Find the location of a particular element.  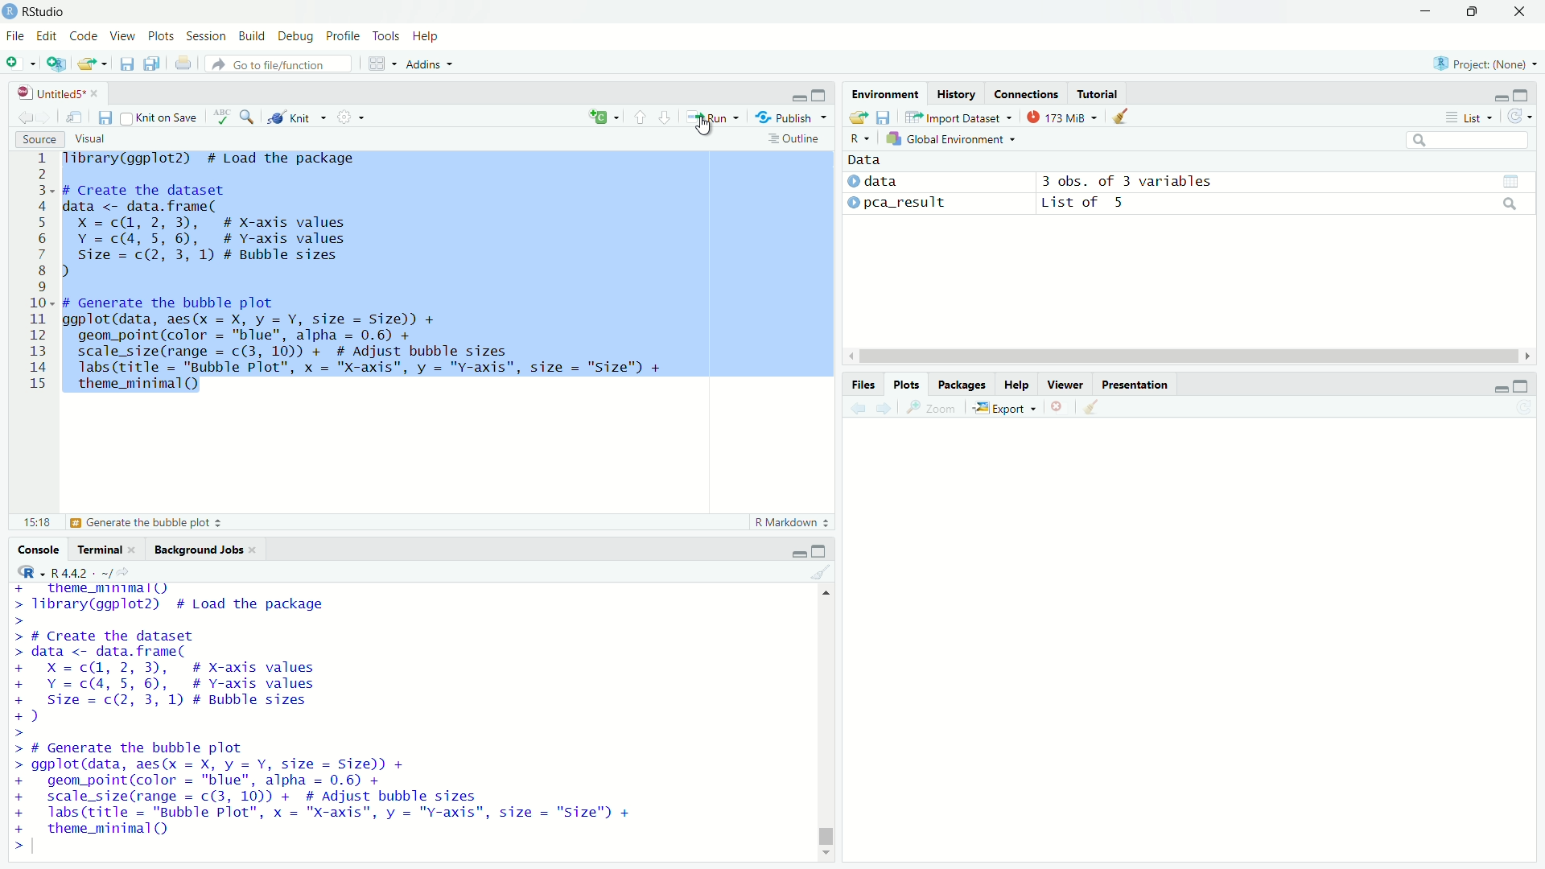

clear console is located at coordinates (822, 571).